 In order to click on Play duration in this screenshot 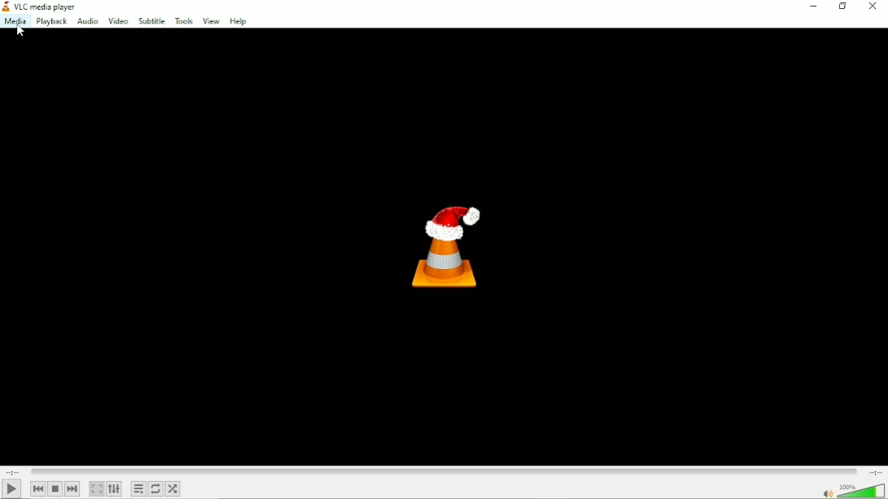, I will do `click(444, 471)`.